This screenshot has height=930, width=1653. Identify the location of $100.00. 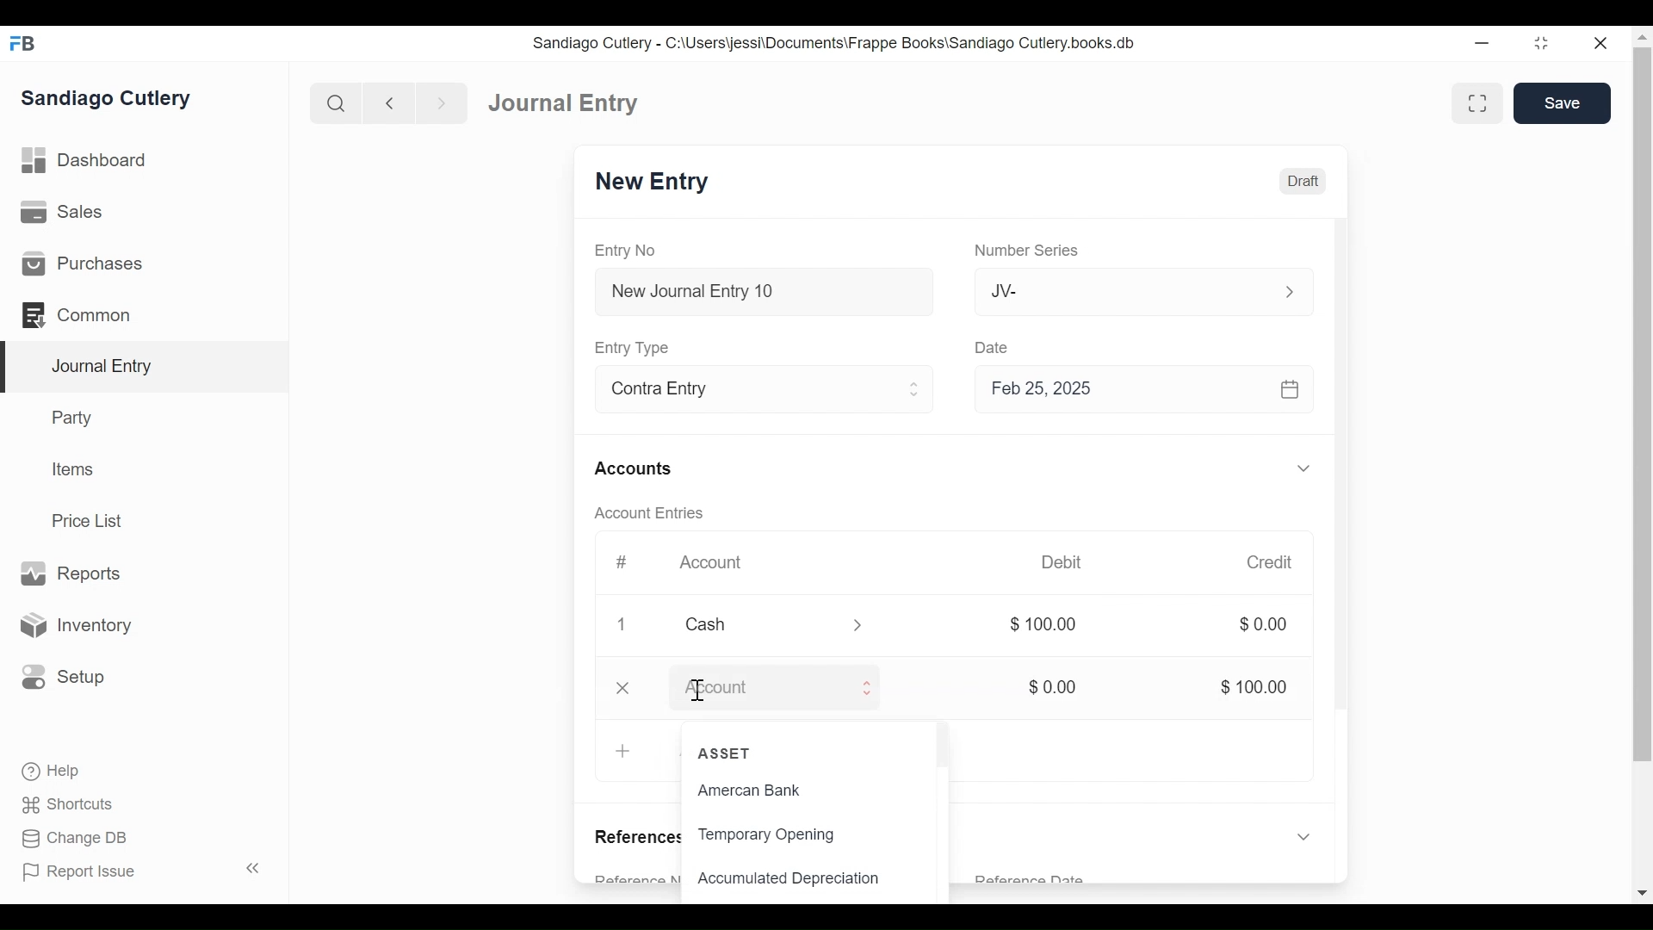
(1045, 623).